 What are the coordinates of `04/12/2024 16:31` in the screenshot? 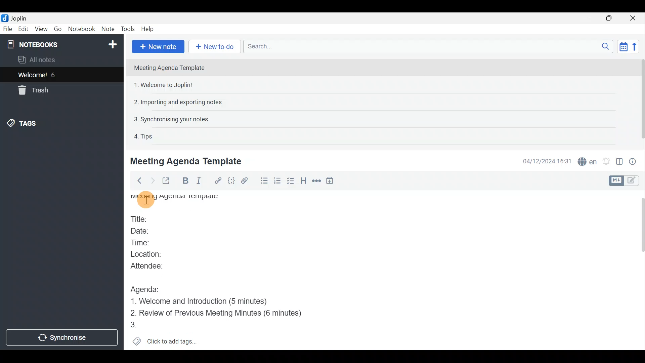 It's located at (544, 161).